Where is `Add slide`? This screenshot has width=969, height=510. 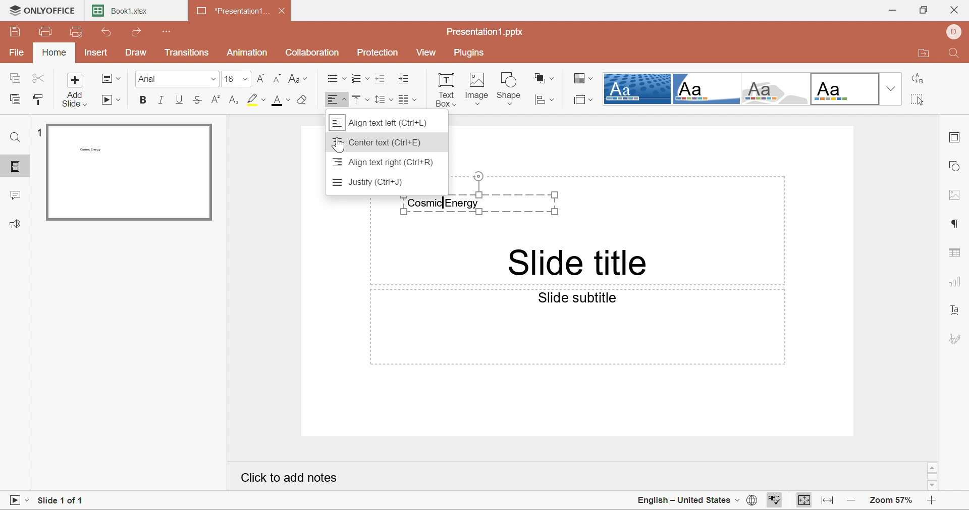
Add slide is located at coordinates (77, 90).